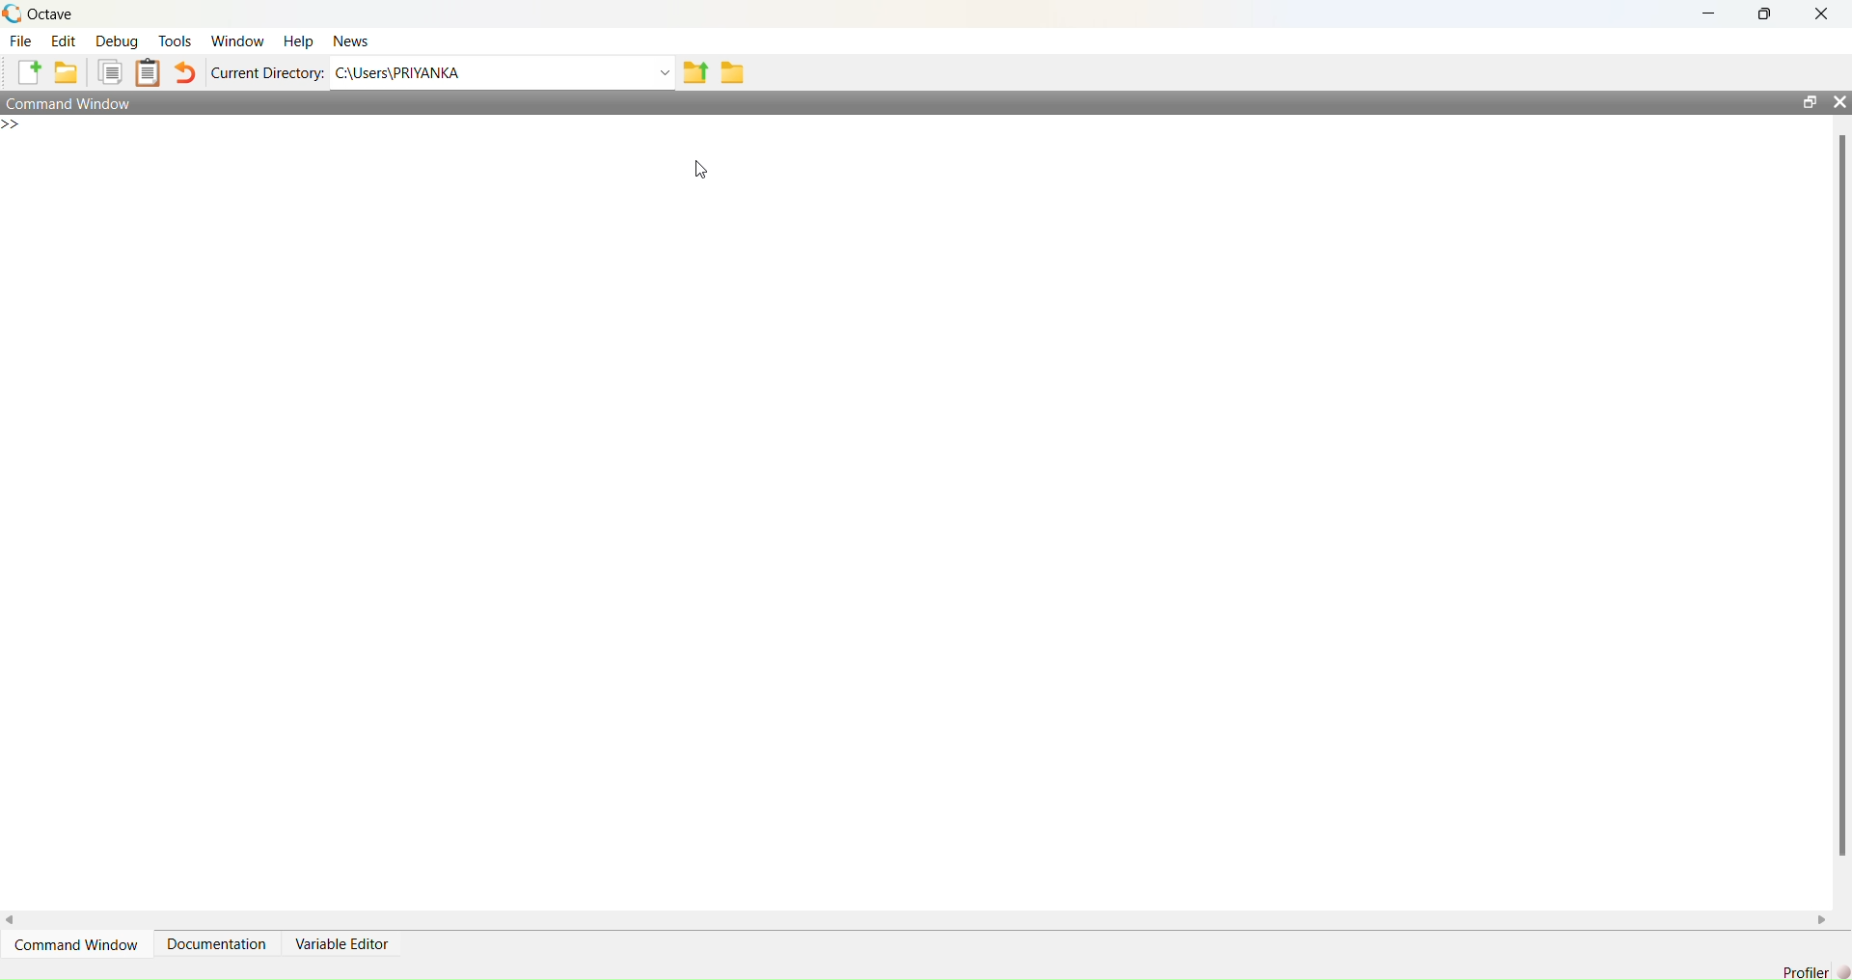 This screenshot has width=1852, height=980. What do you see at coordinates (399, 72) in the screenshot?
I see `C:\Users\PRIYANKA` at bounding box center [399, 72].